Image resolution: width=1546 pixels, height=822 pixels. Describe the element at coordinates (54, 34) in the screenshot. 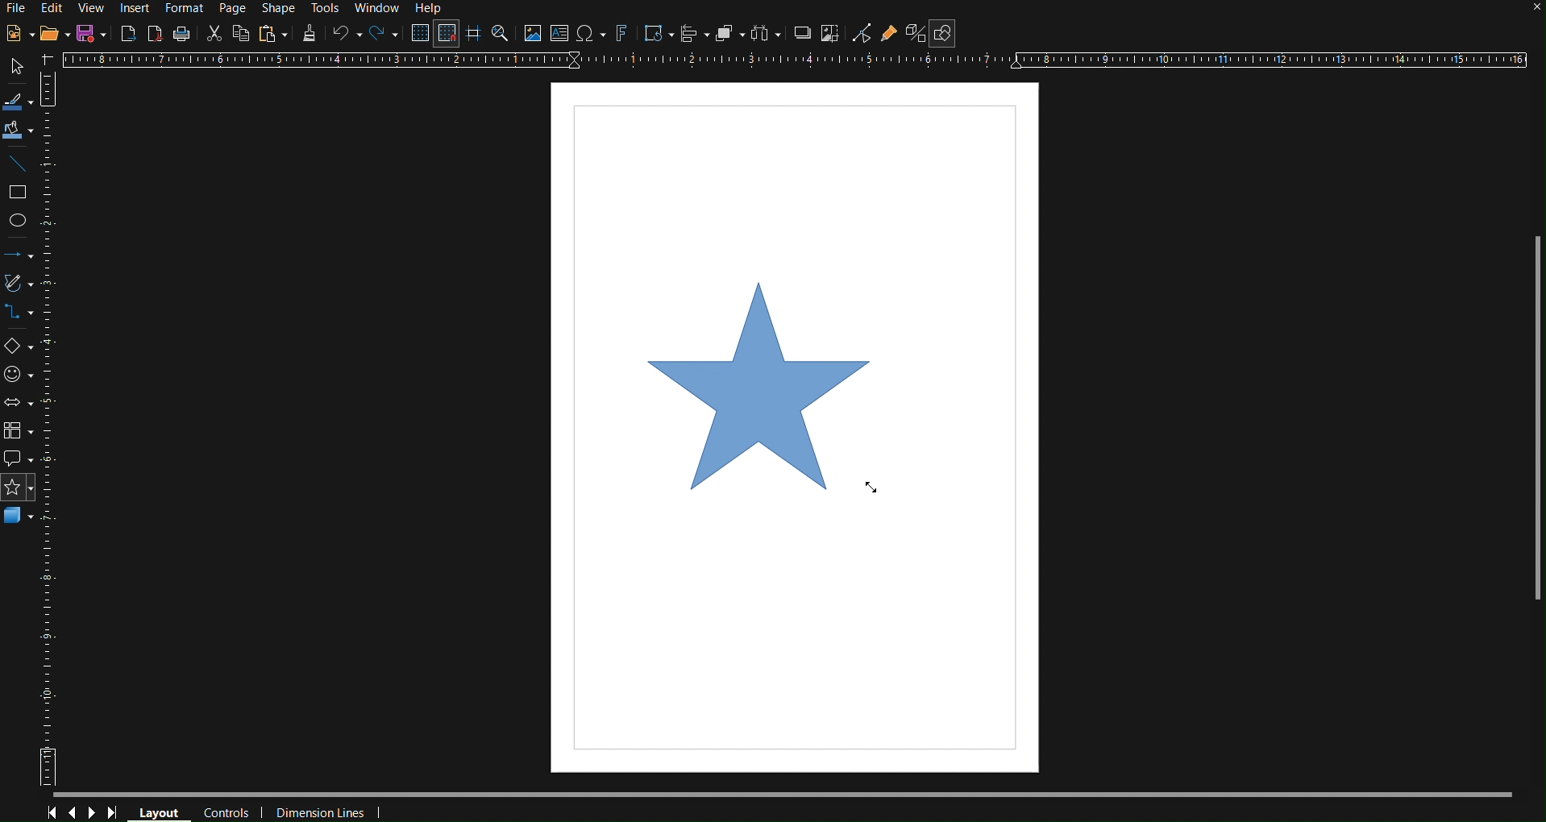

I see `Open` at that location.